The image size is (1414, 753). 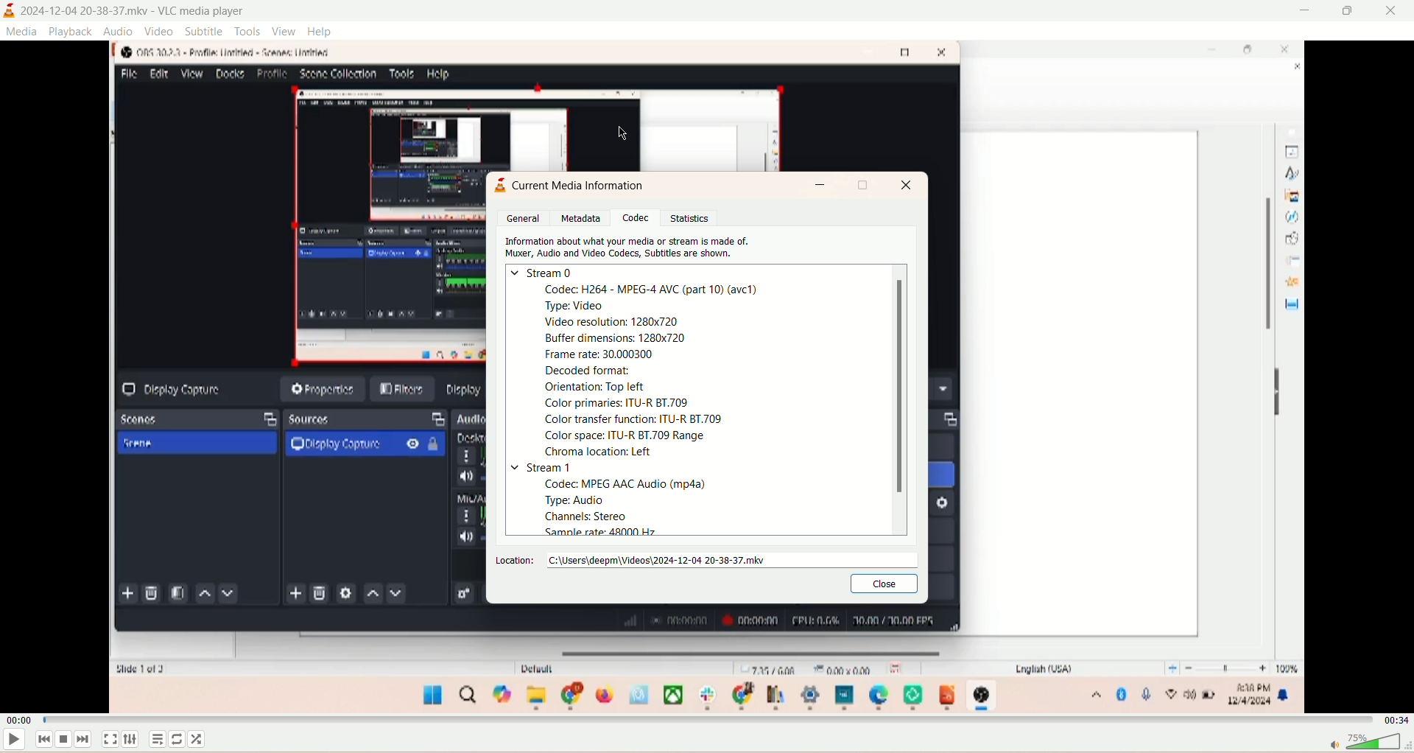 I want to click on played time, so click(x=18, y=721).